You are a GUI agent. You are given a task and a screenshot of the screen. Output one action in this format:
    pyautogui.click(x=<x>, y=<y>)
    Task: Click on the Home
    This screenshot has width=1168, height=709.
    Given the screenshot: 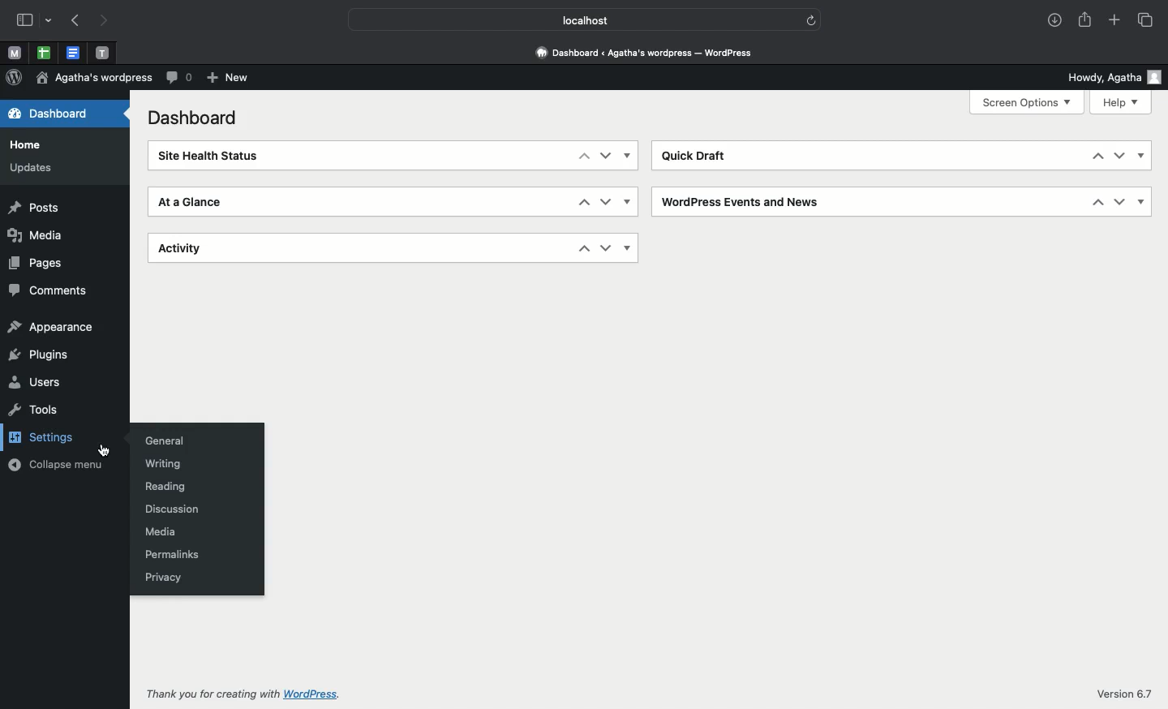 What is the action you would take?
    pyautogui.click(x=28, y=144)
    